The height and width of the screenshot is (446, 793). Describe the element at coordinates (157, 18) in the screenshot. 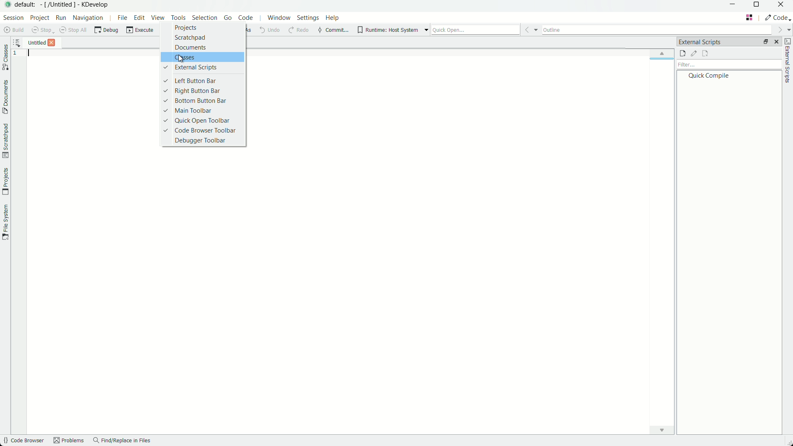

I see `view` at that location.